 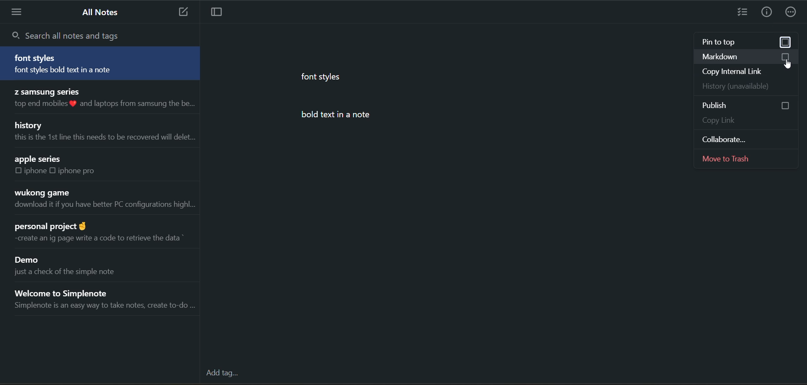 I want to click on collaborate, so click(x=741, y=138).